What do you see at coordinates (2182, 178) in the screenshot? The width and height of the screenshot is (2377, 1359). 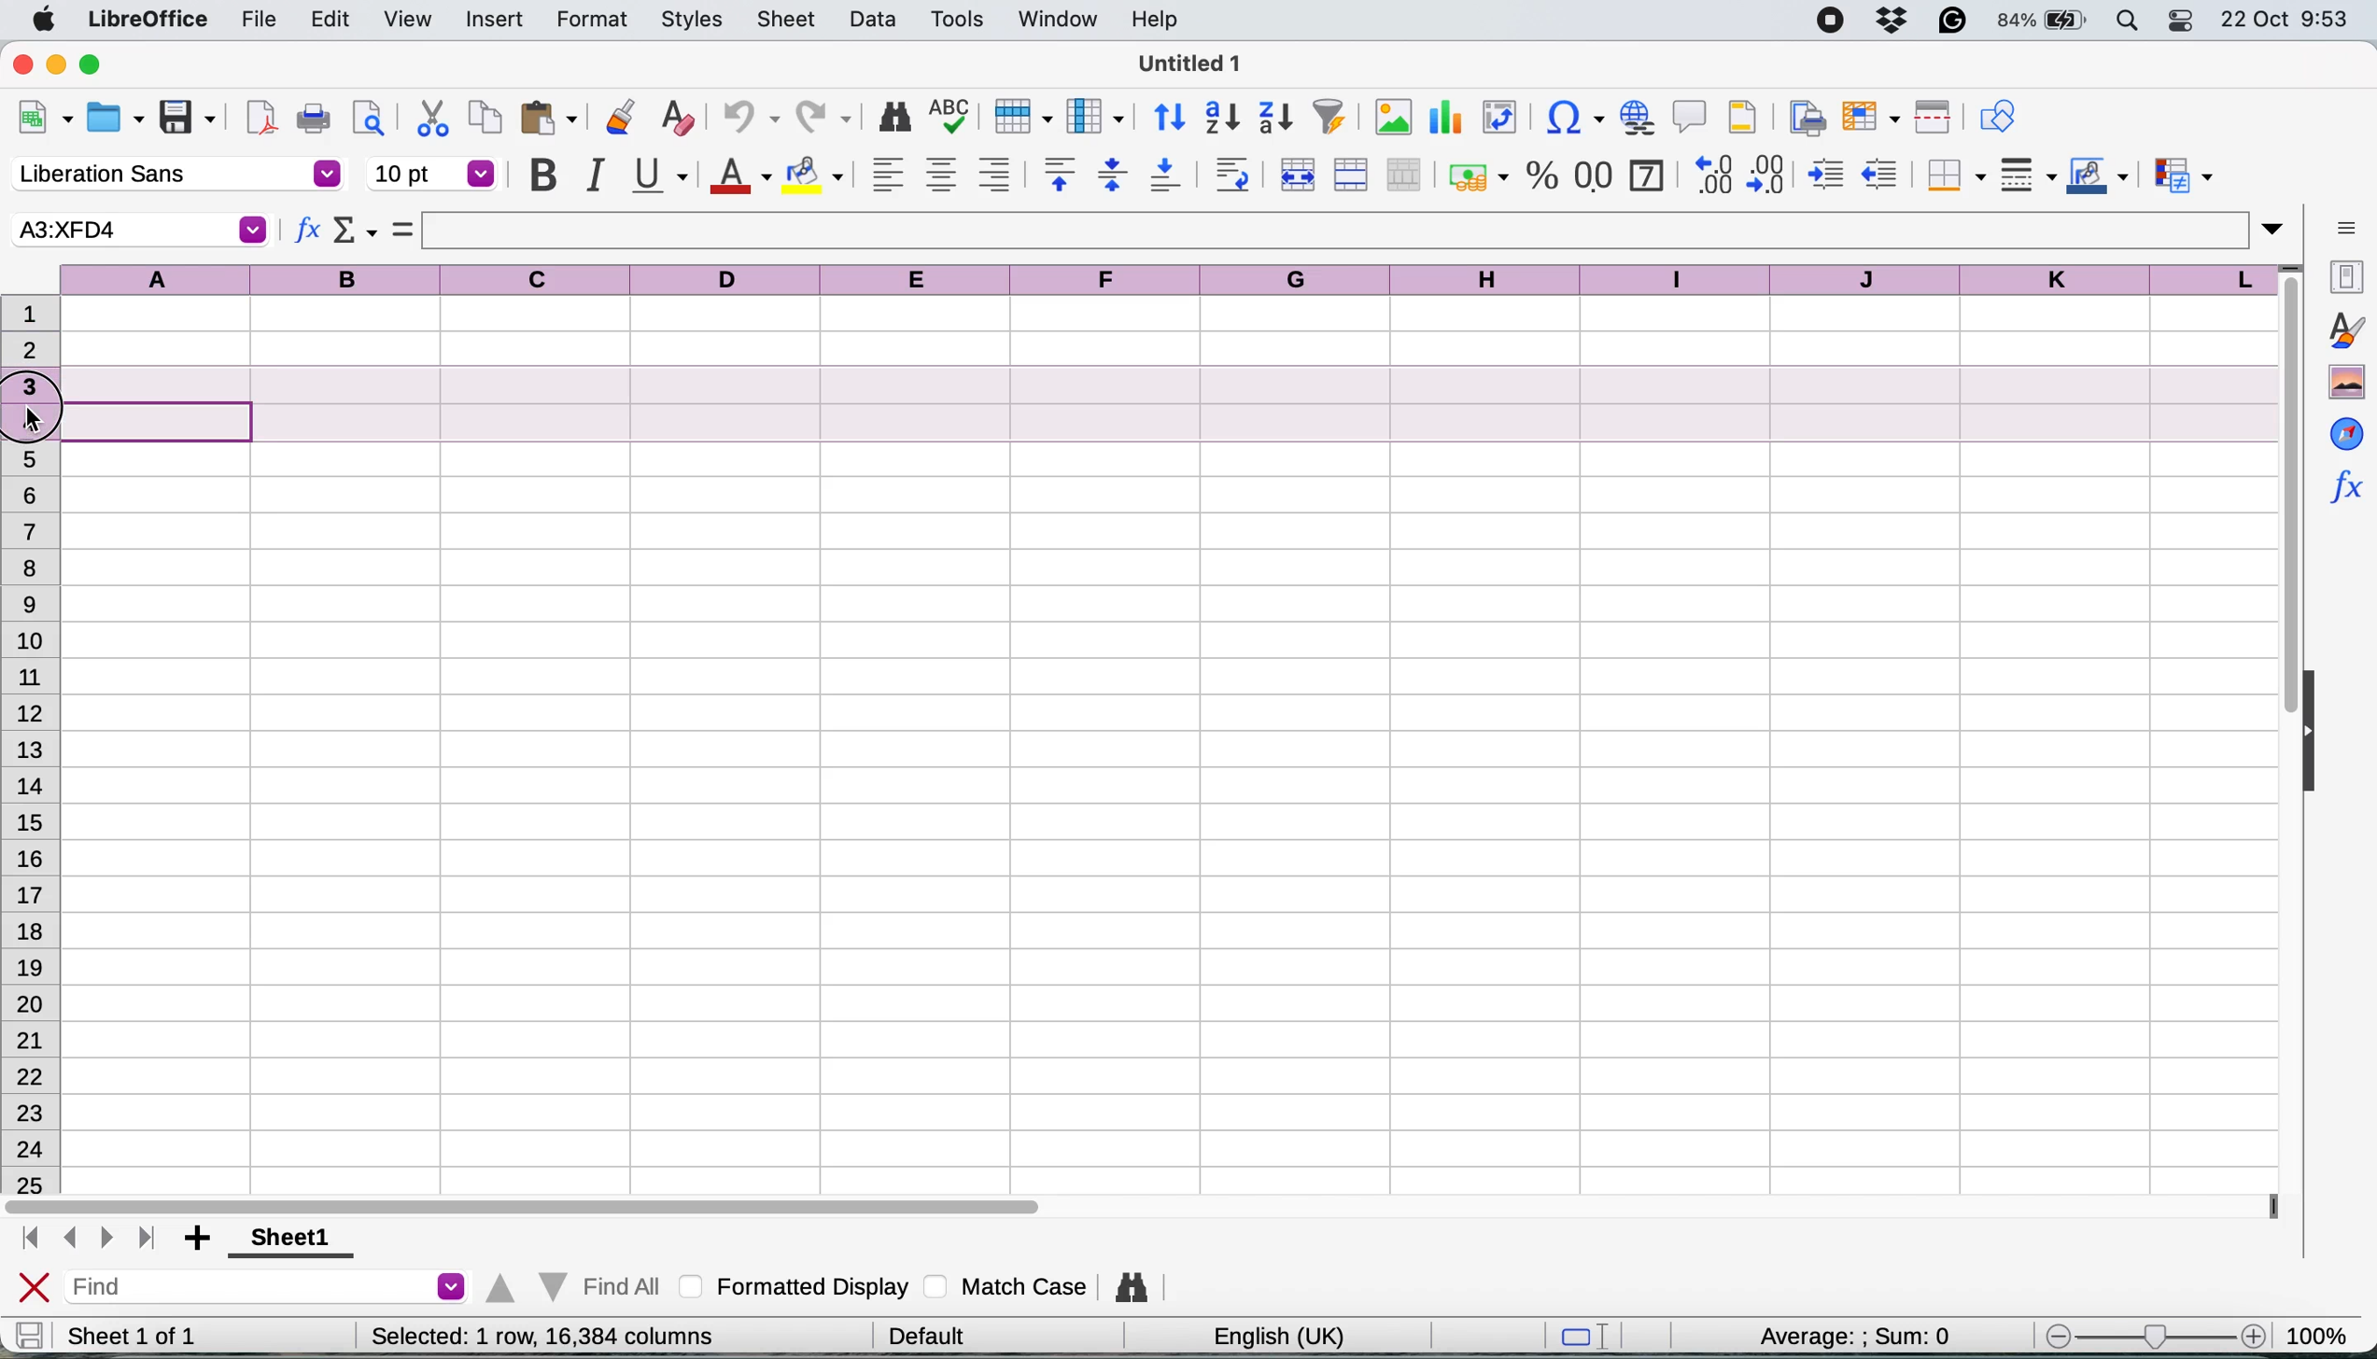 I see `conditional` at bounding box center [2182, 178].